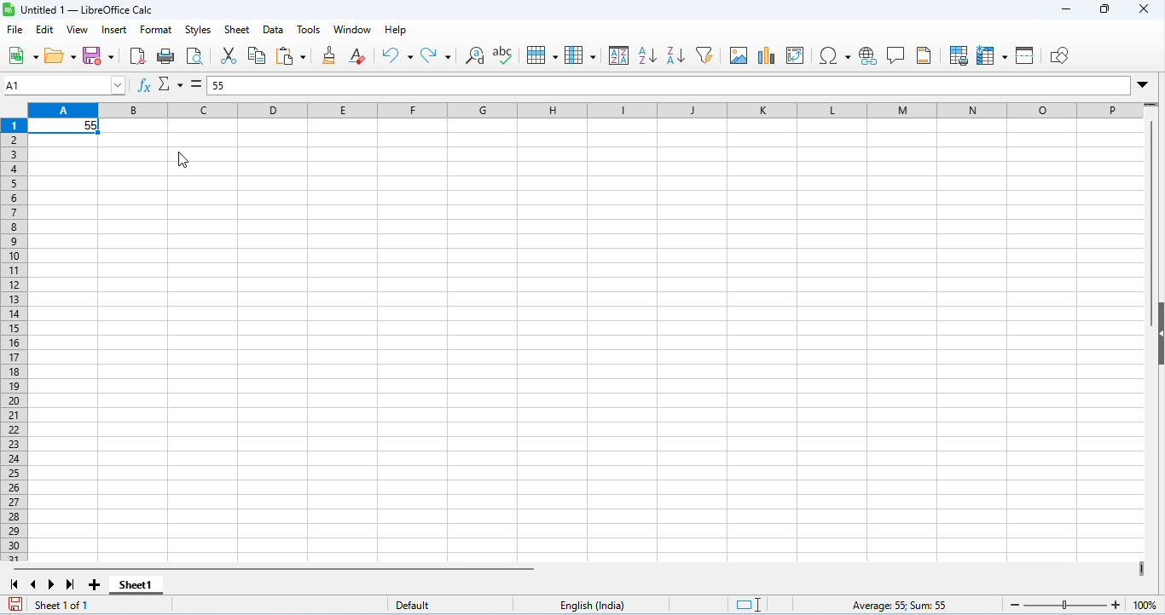  I want to click on minimize, so click(1064, 11).